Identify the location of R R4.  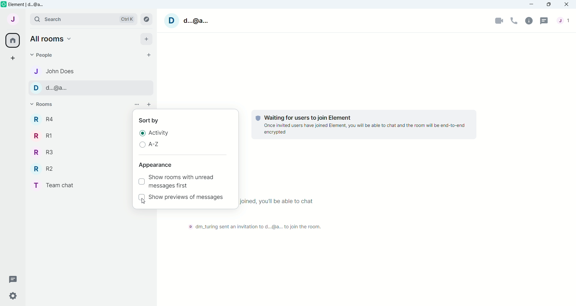
(53, 119).